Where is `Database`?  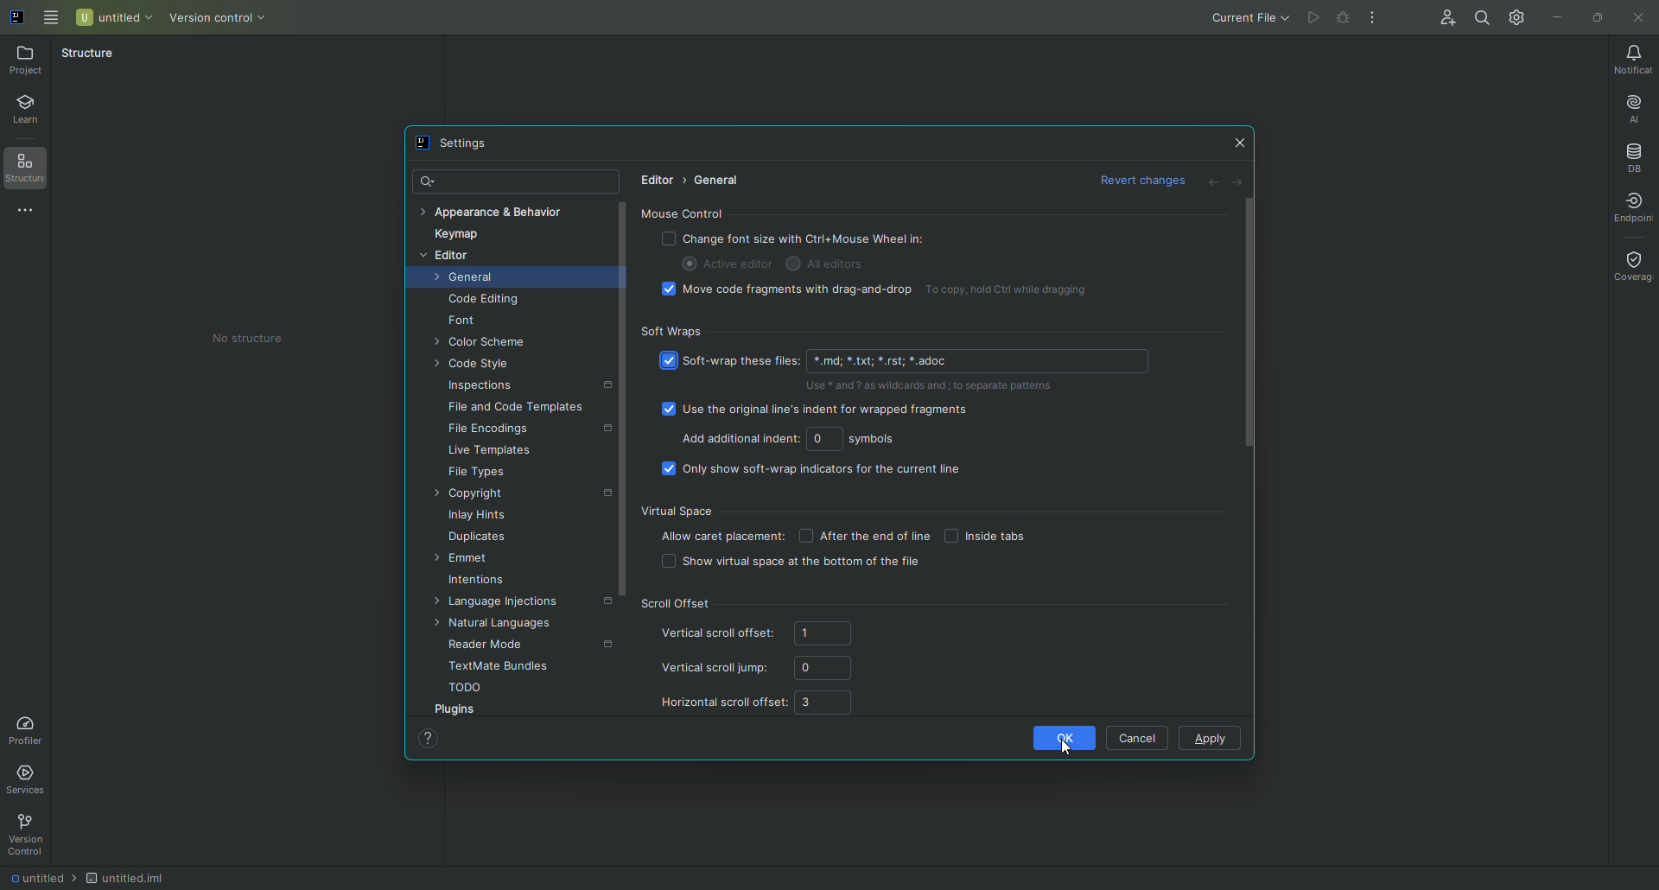 Database is located at coordinates (1631, 154).